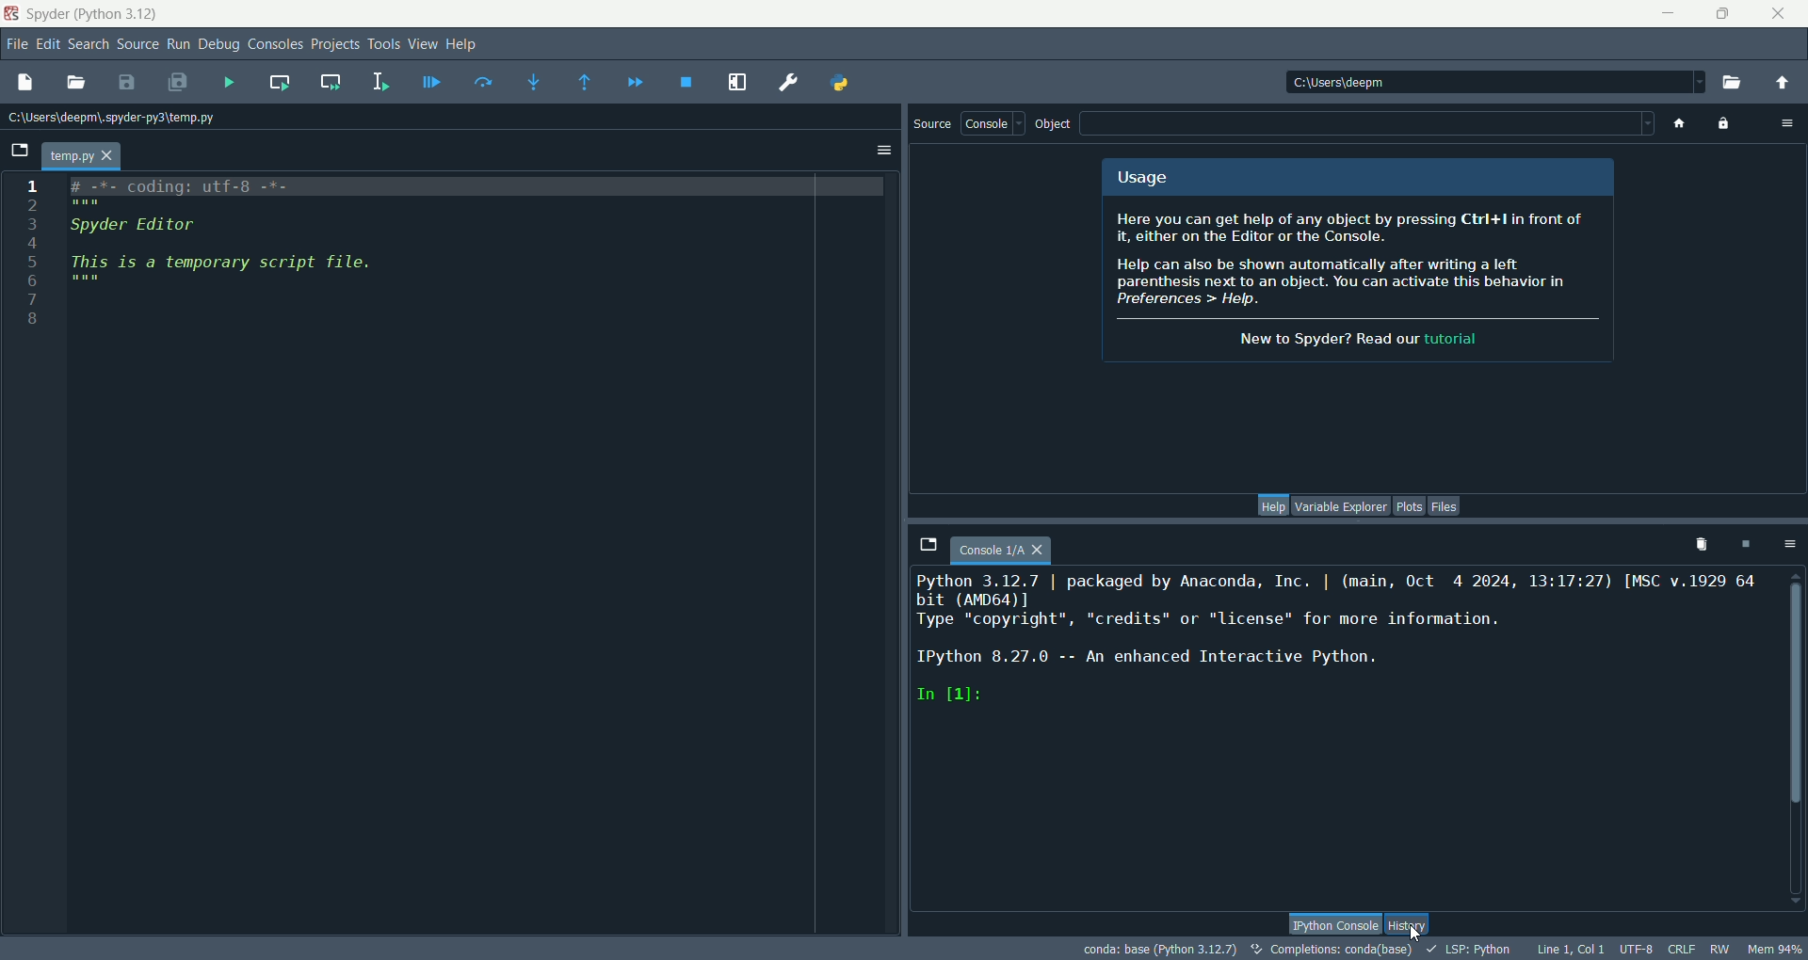 The width and height of the screenshot is (1808, 960). What do you see at coordinates (883, 153) in the screenshot?
I see `options` at bounding box center [883, 153].